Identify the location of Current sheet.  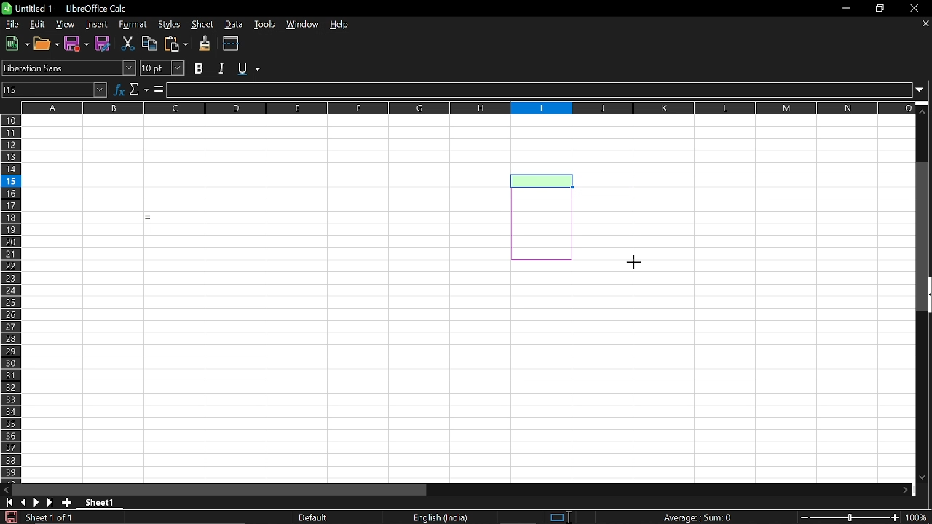
(99, 502).